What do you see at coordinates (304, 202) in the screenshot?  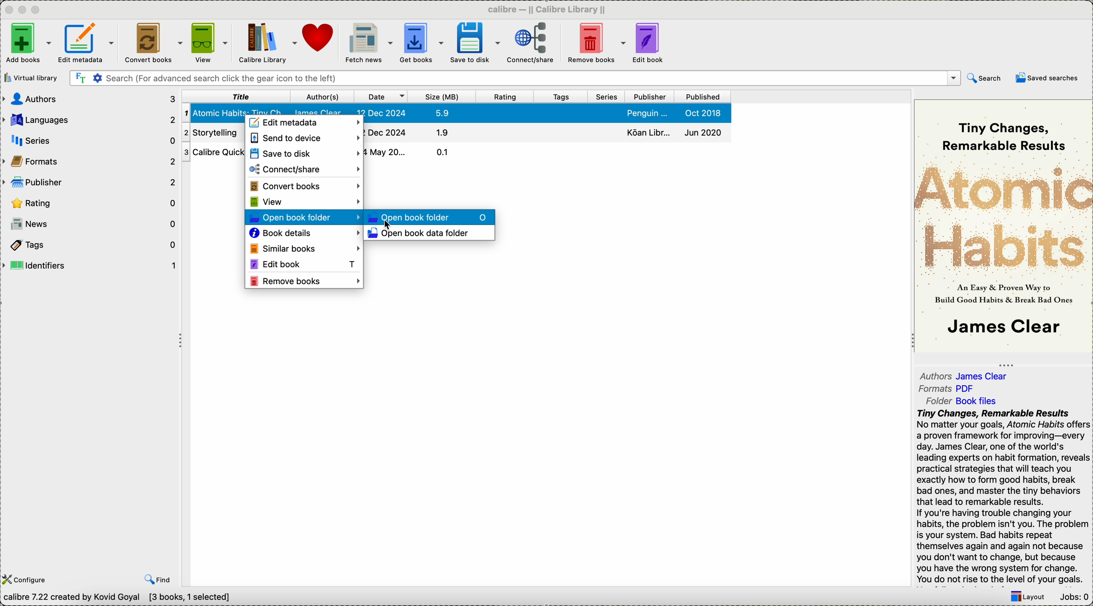 I see `view` at bounding box center [304, 202].